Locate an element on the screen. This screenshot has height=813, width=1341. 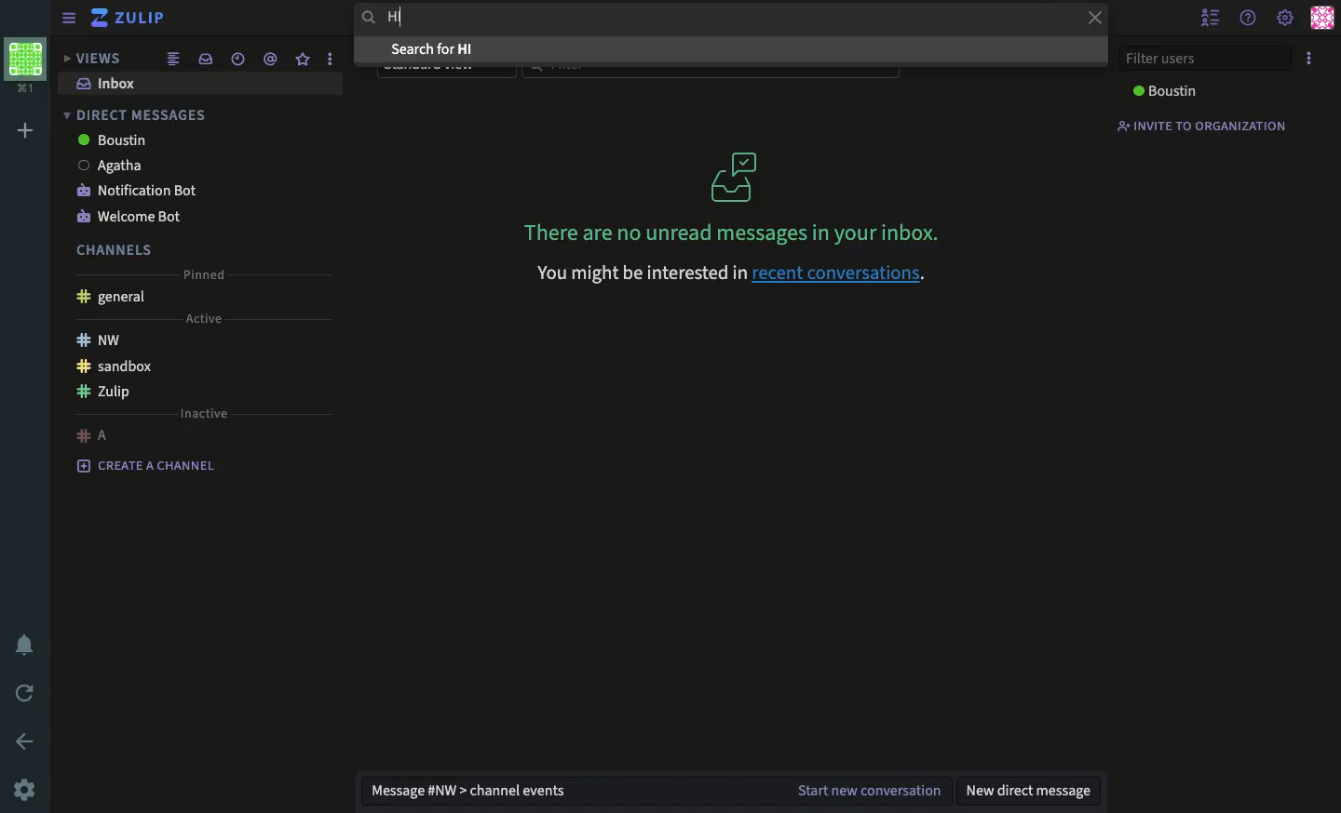
views is located at coordinates (93, 60).